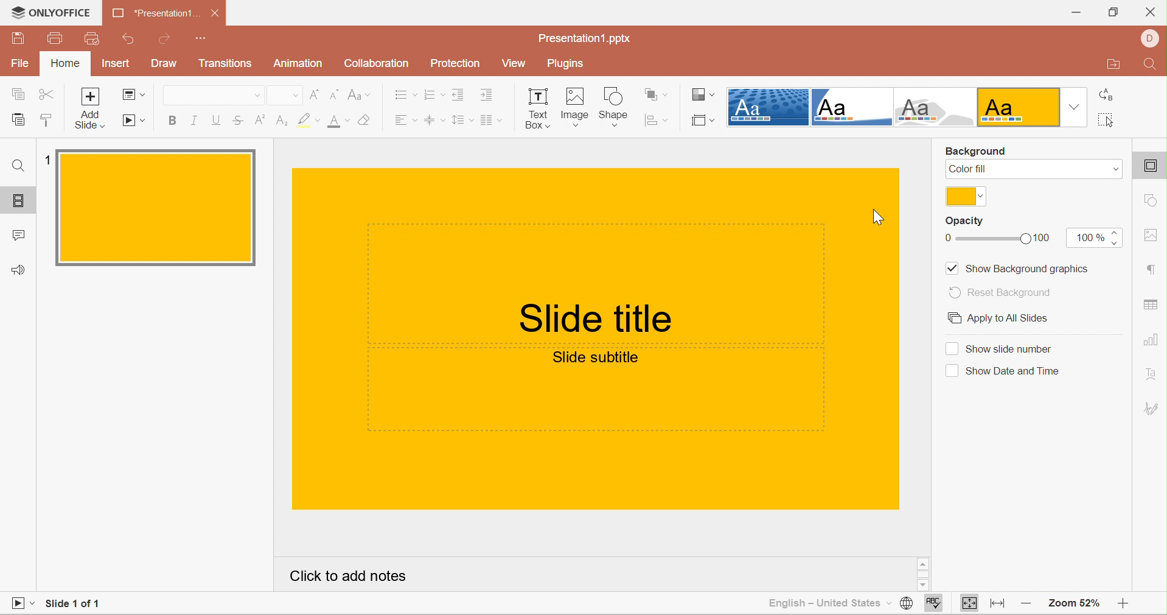 Image resolution: width=1167 pixels, height=615 pixels. Describe the element at coordinates (260, 121) in the screenshot. I see `Superscript` at that location.